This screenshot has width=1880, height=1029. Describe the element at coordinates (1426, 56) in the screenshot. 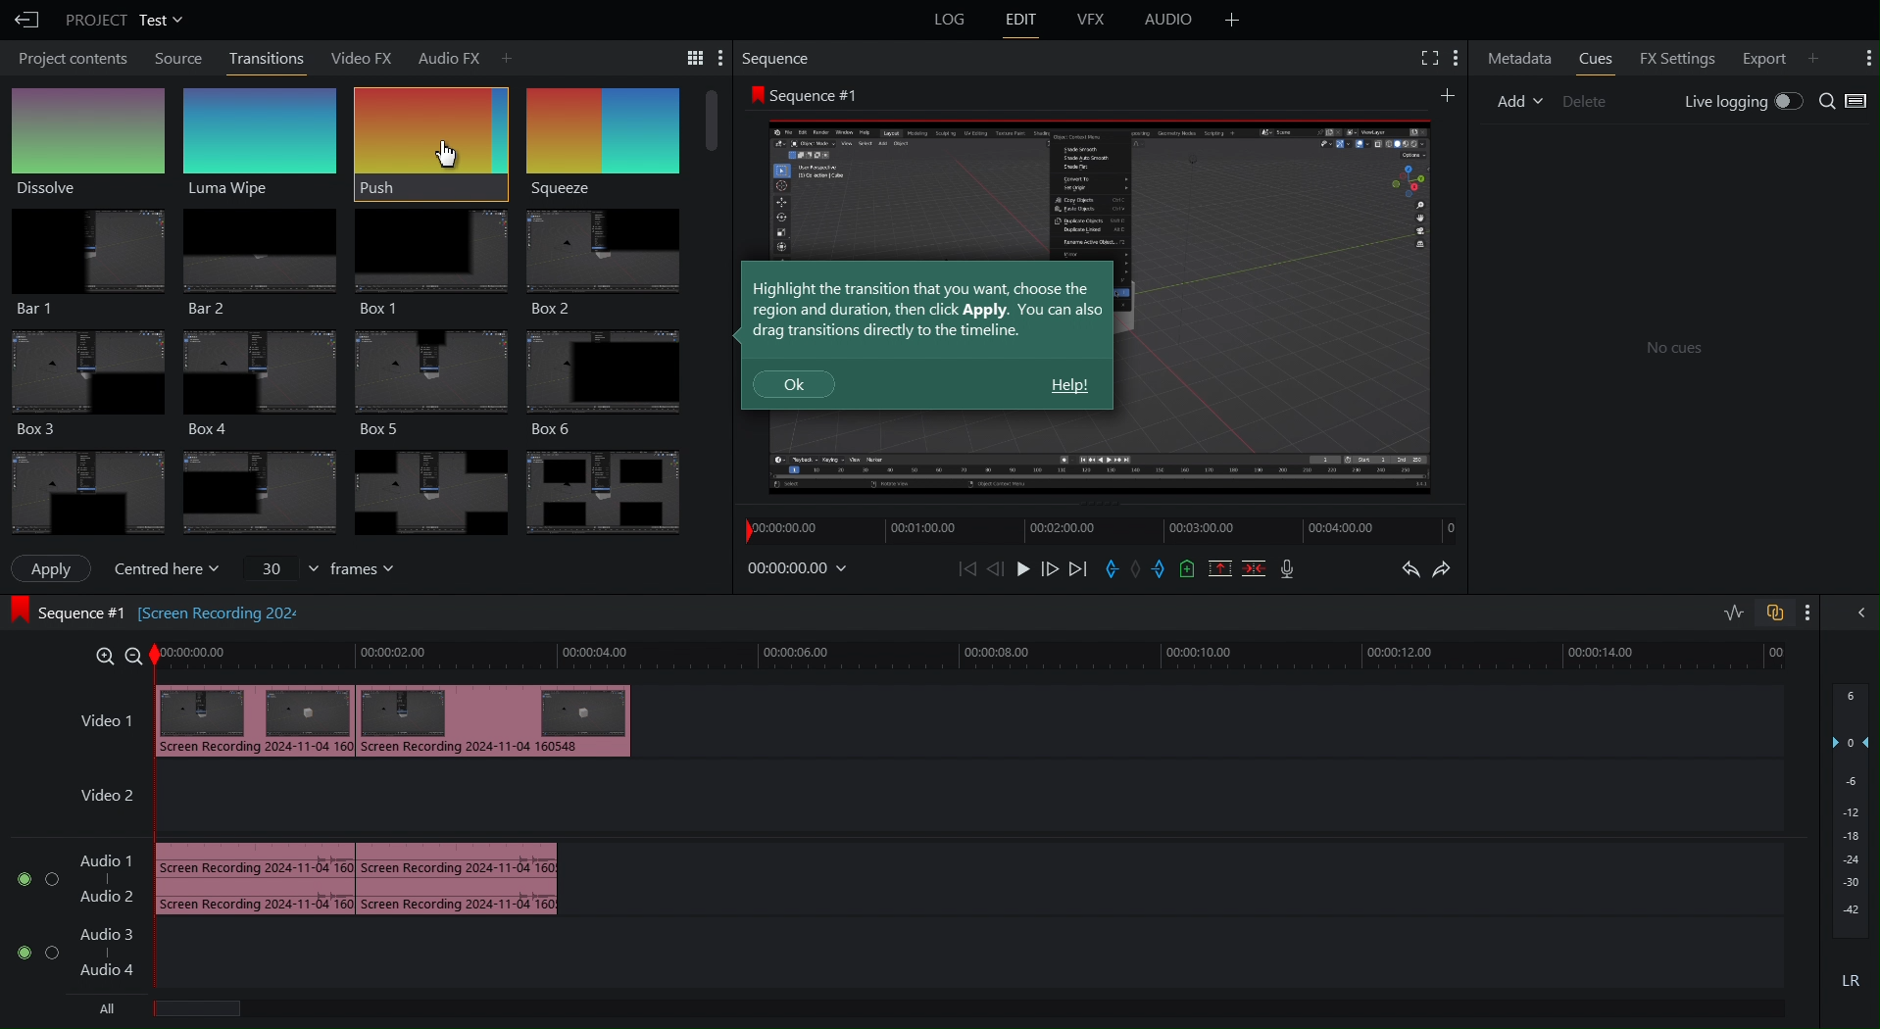

I see `Fullscreen` at that location.